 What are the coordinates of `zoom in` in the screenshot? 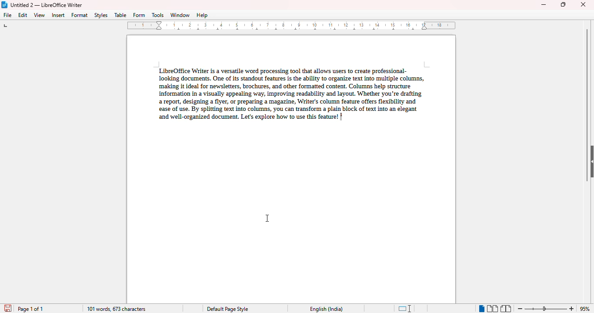 It's located at (572, 308).